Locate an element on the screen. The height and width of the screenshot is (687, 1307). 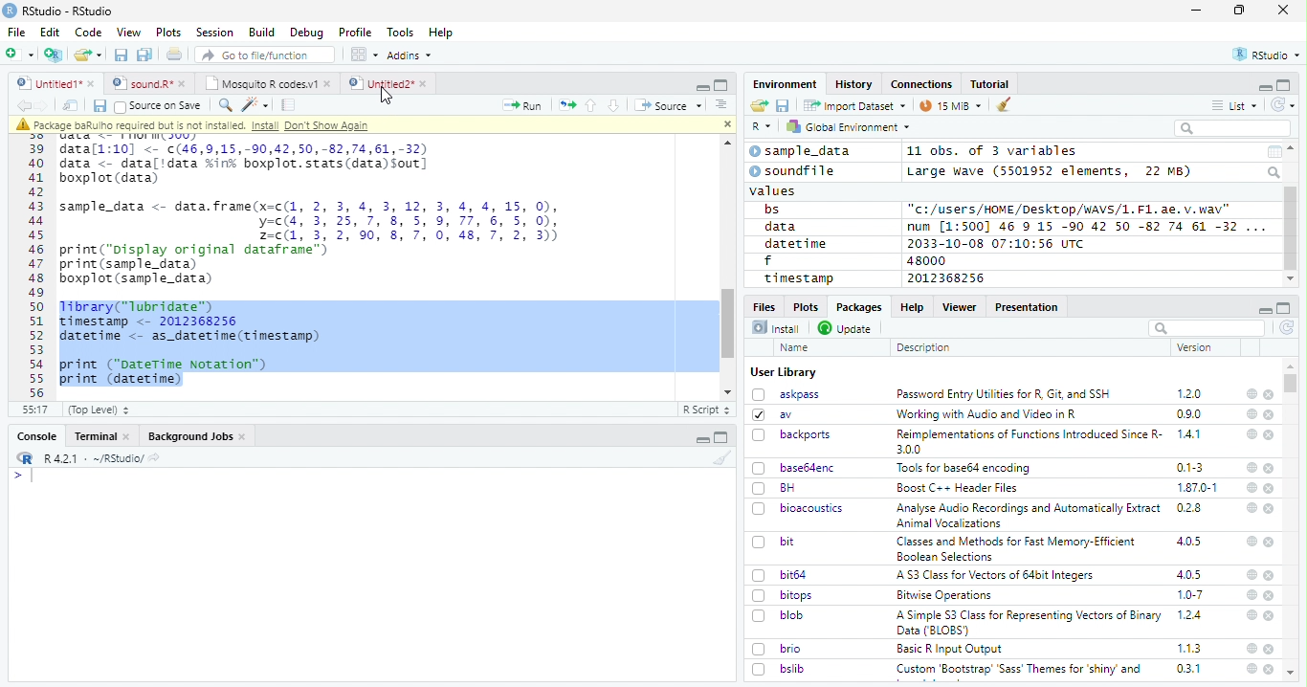
1.2.4 is located at coordinates (1191, 614).